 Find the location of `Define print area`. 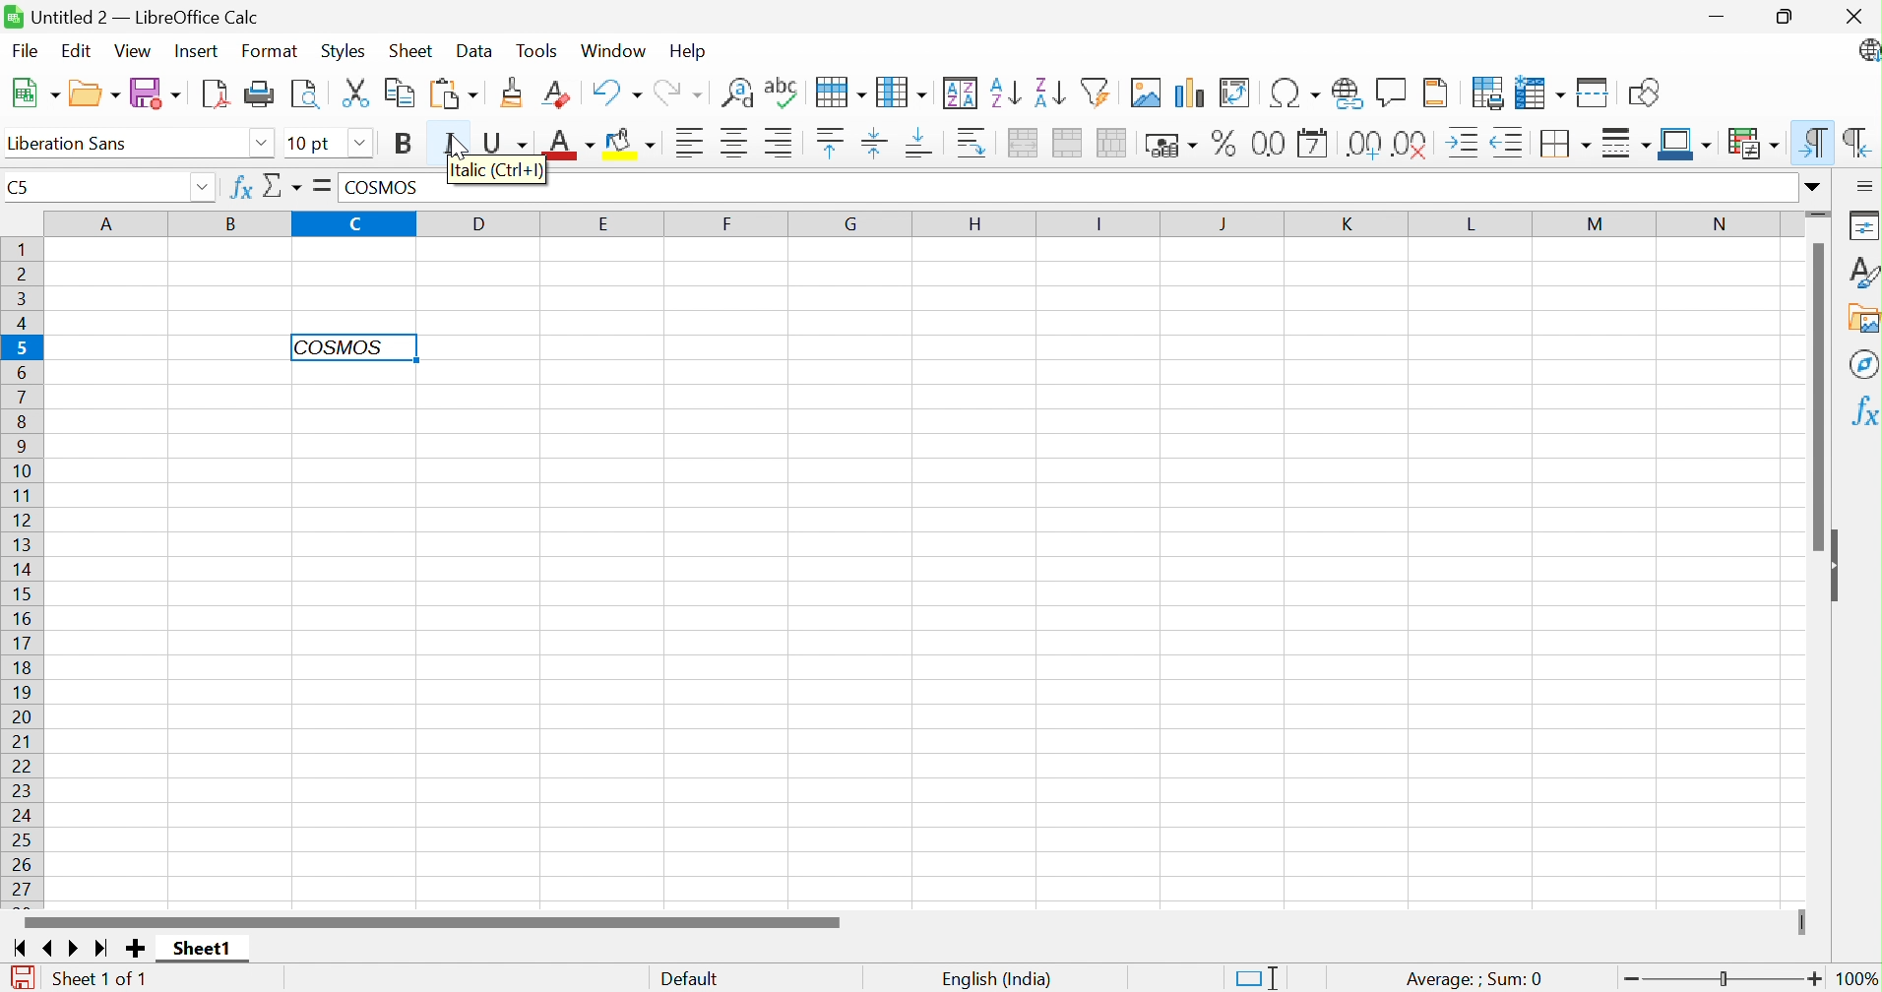

Define print area is located at coordinates (1488, 93).